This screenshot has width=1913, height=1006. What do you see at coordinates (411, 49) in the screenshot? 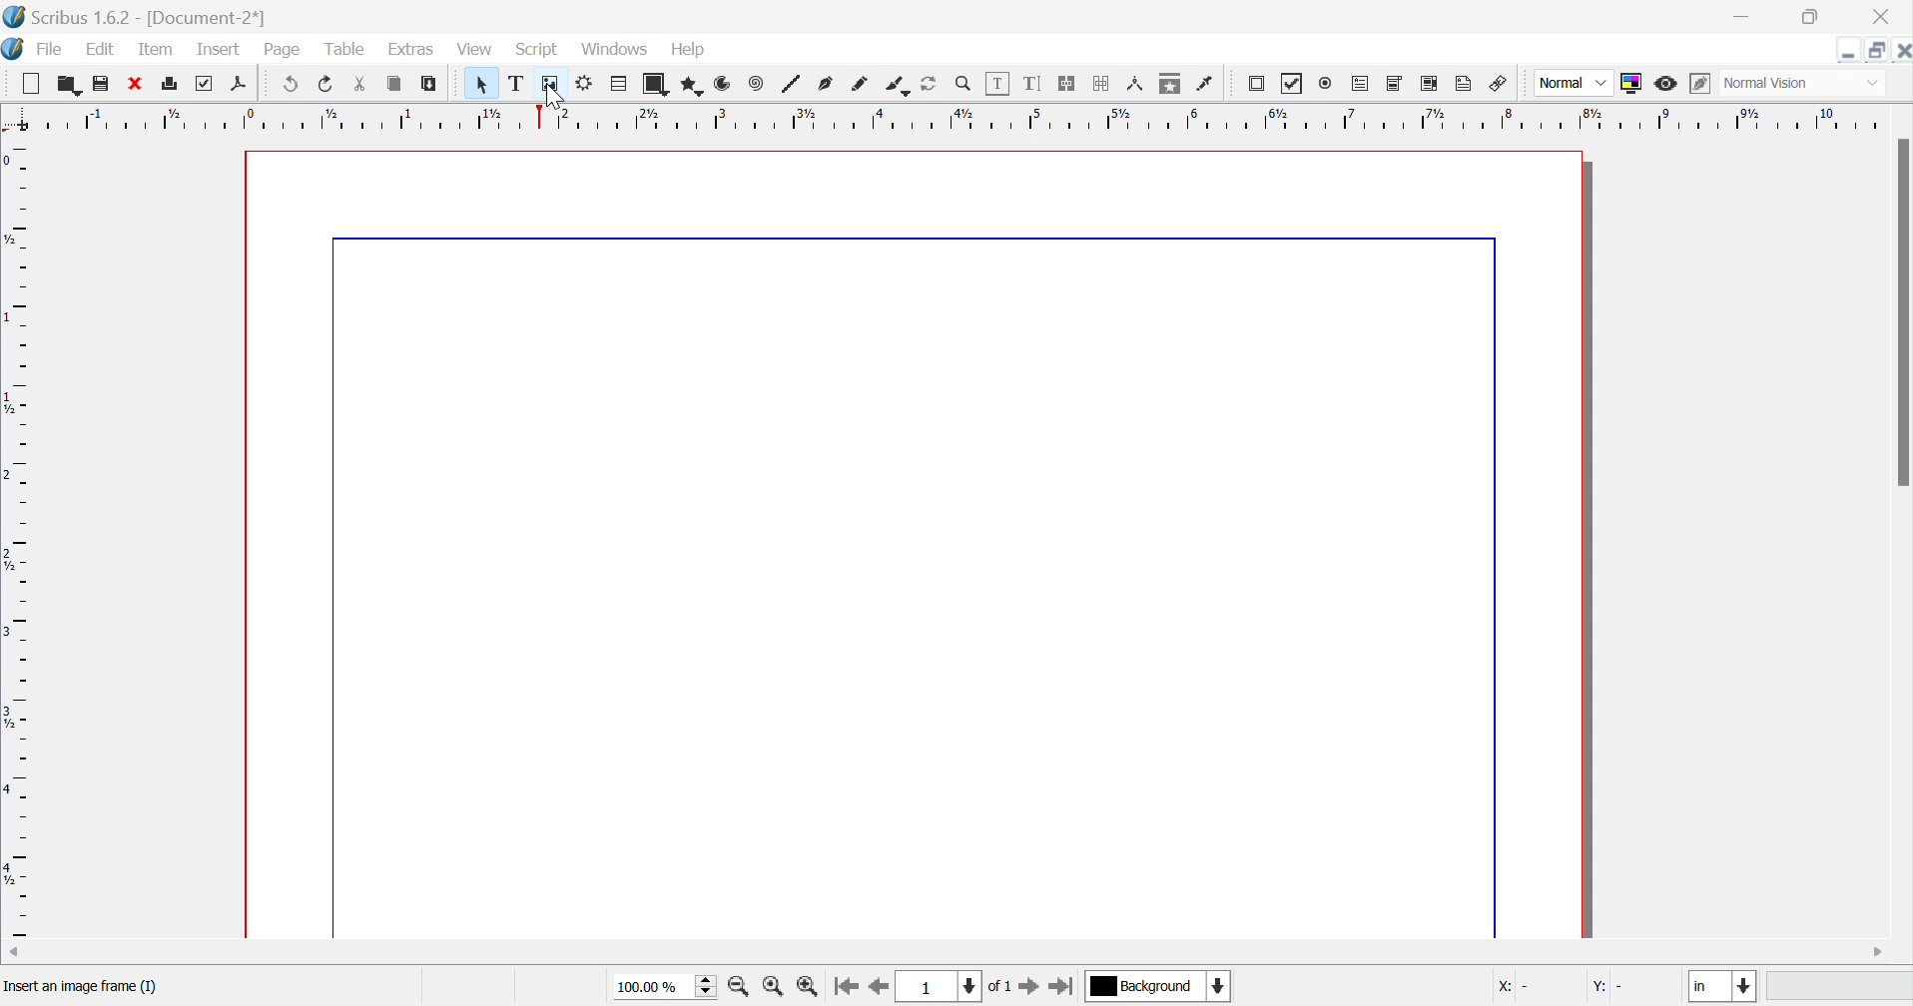
I see `extras` at bounding box center [411, 49].